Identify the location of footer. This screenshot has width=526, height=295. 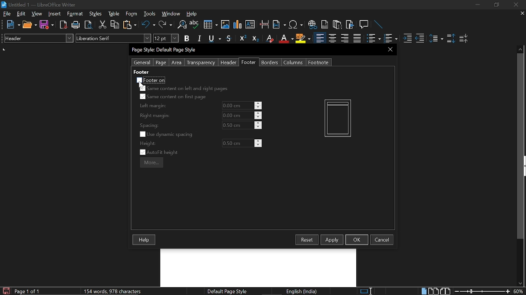
(141, 72).